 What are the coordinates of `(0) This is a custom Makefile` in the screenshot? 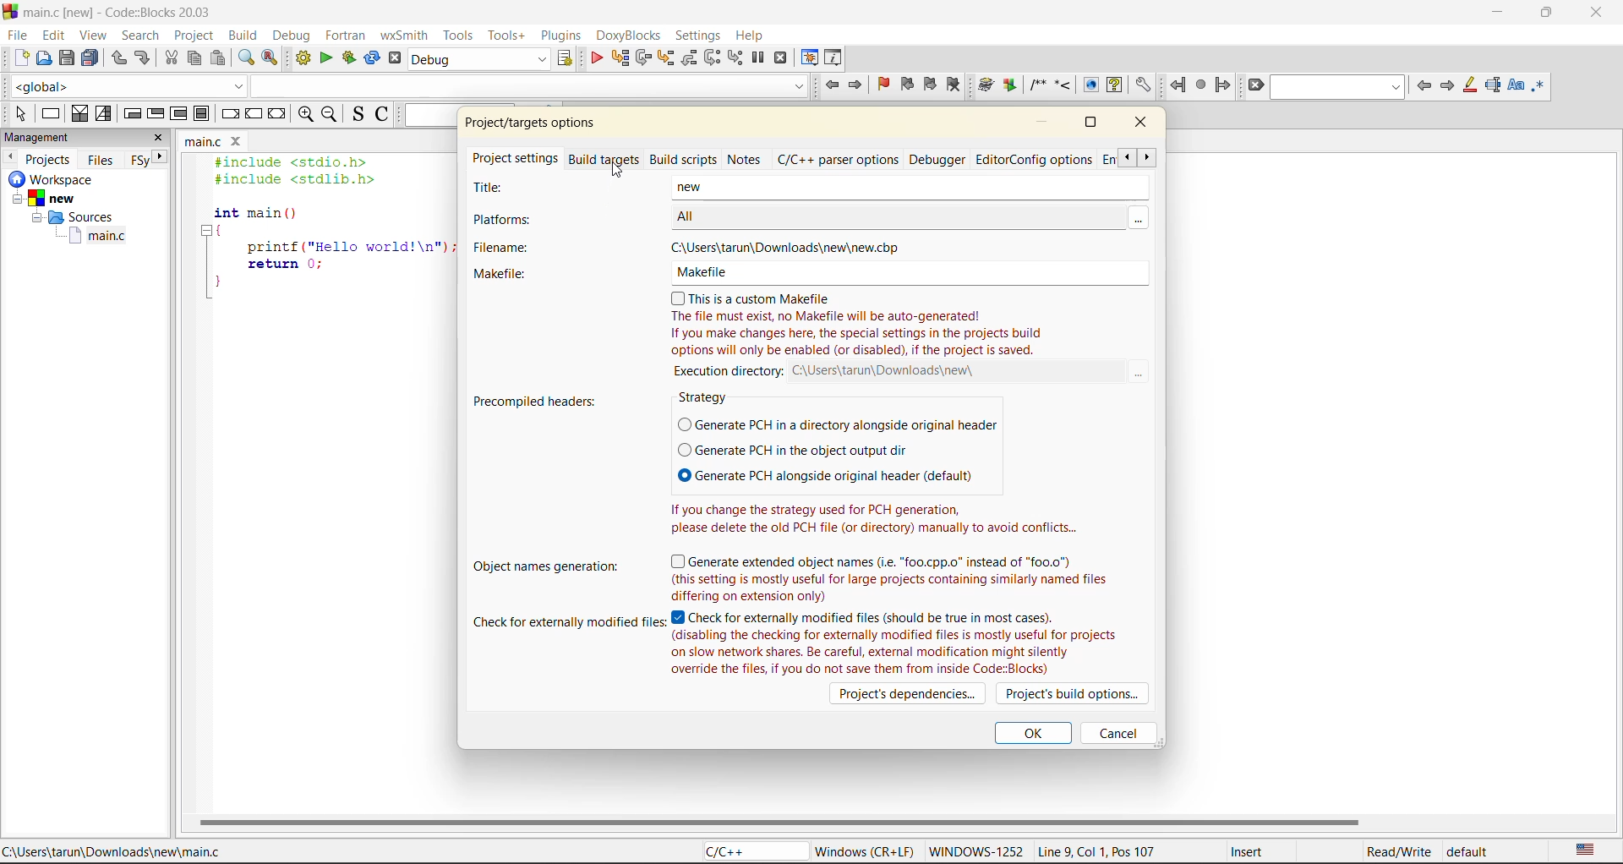 It's located at (873, 272).